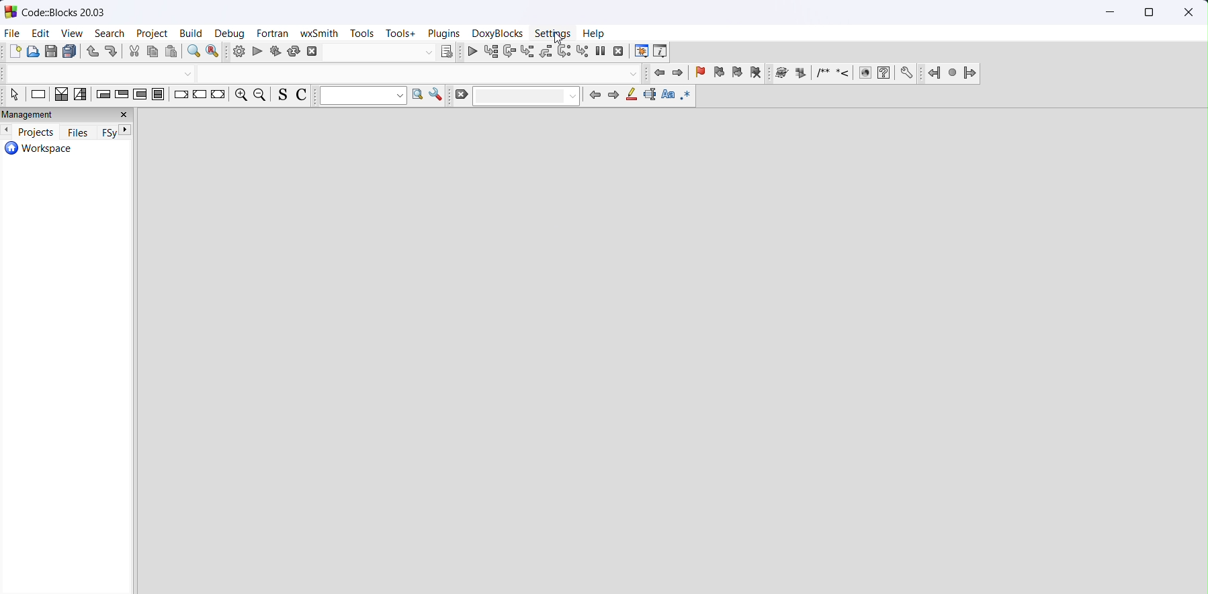  I want to click on zoom out, so click(261, 95).